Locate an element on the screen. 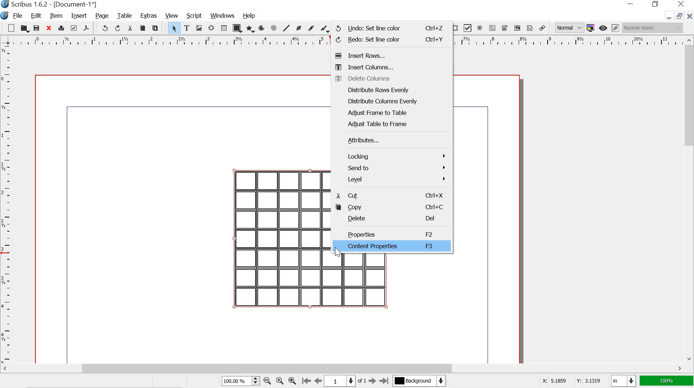 This screenshot has height=388, width=694. send to is located at coordinates (397, 168).